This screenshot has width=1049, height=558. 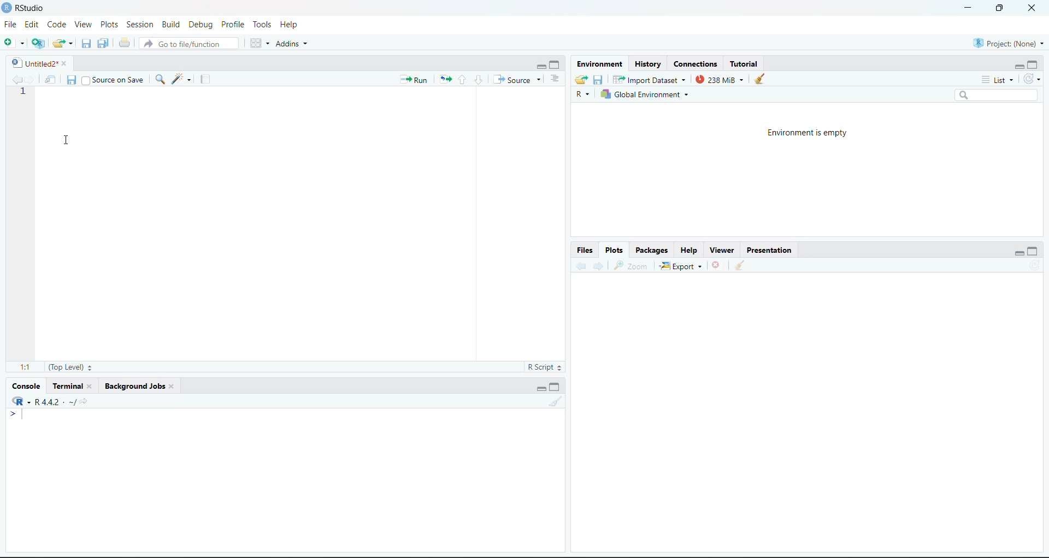 What do you see at coordinates (140, 25) in the screenshot?
I see `Session` at bounding box center [140, 25].